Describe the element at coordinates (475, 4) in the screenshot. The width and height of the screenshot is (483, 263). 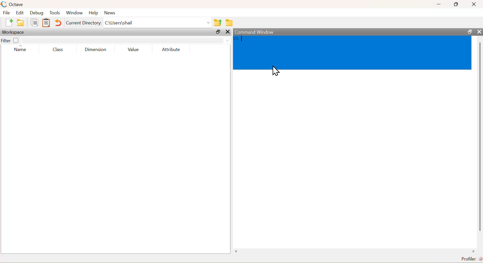
I see `close` at that location.